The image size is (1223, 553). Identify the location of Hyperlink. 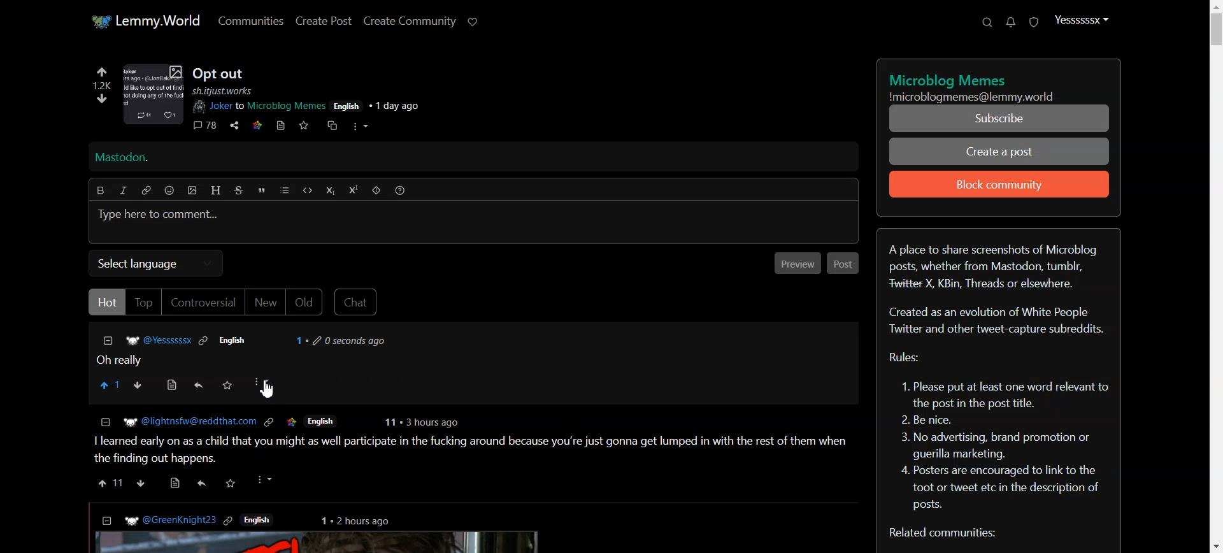
(147, 190).